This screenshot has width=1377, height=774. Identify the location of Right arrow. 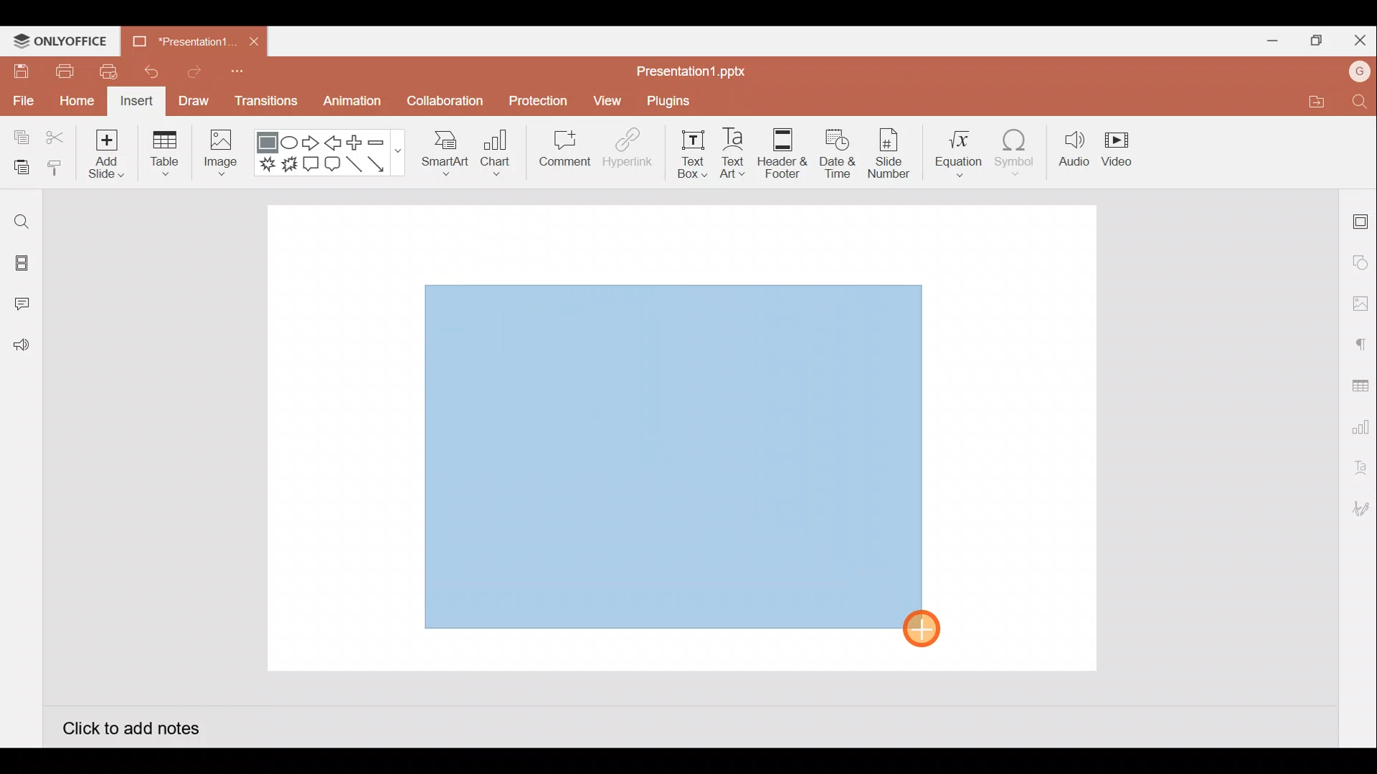
(311, 143).